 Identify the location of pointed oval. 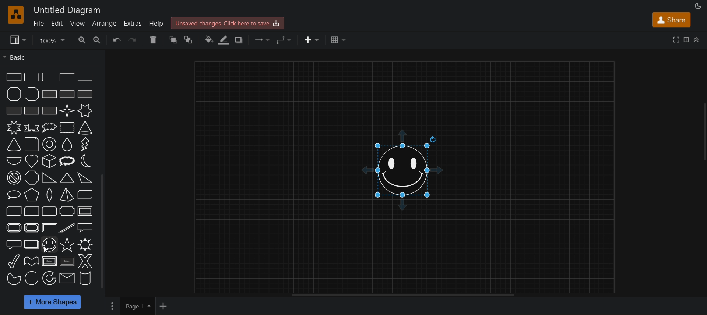
(48, 195).